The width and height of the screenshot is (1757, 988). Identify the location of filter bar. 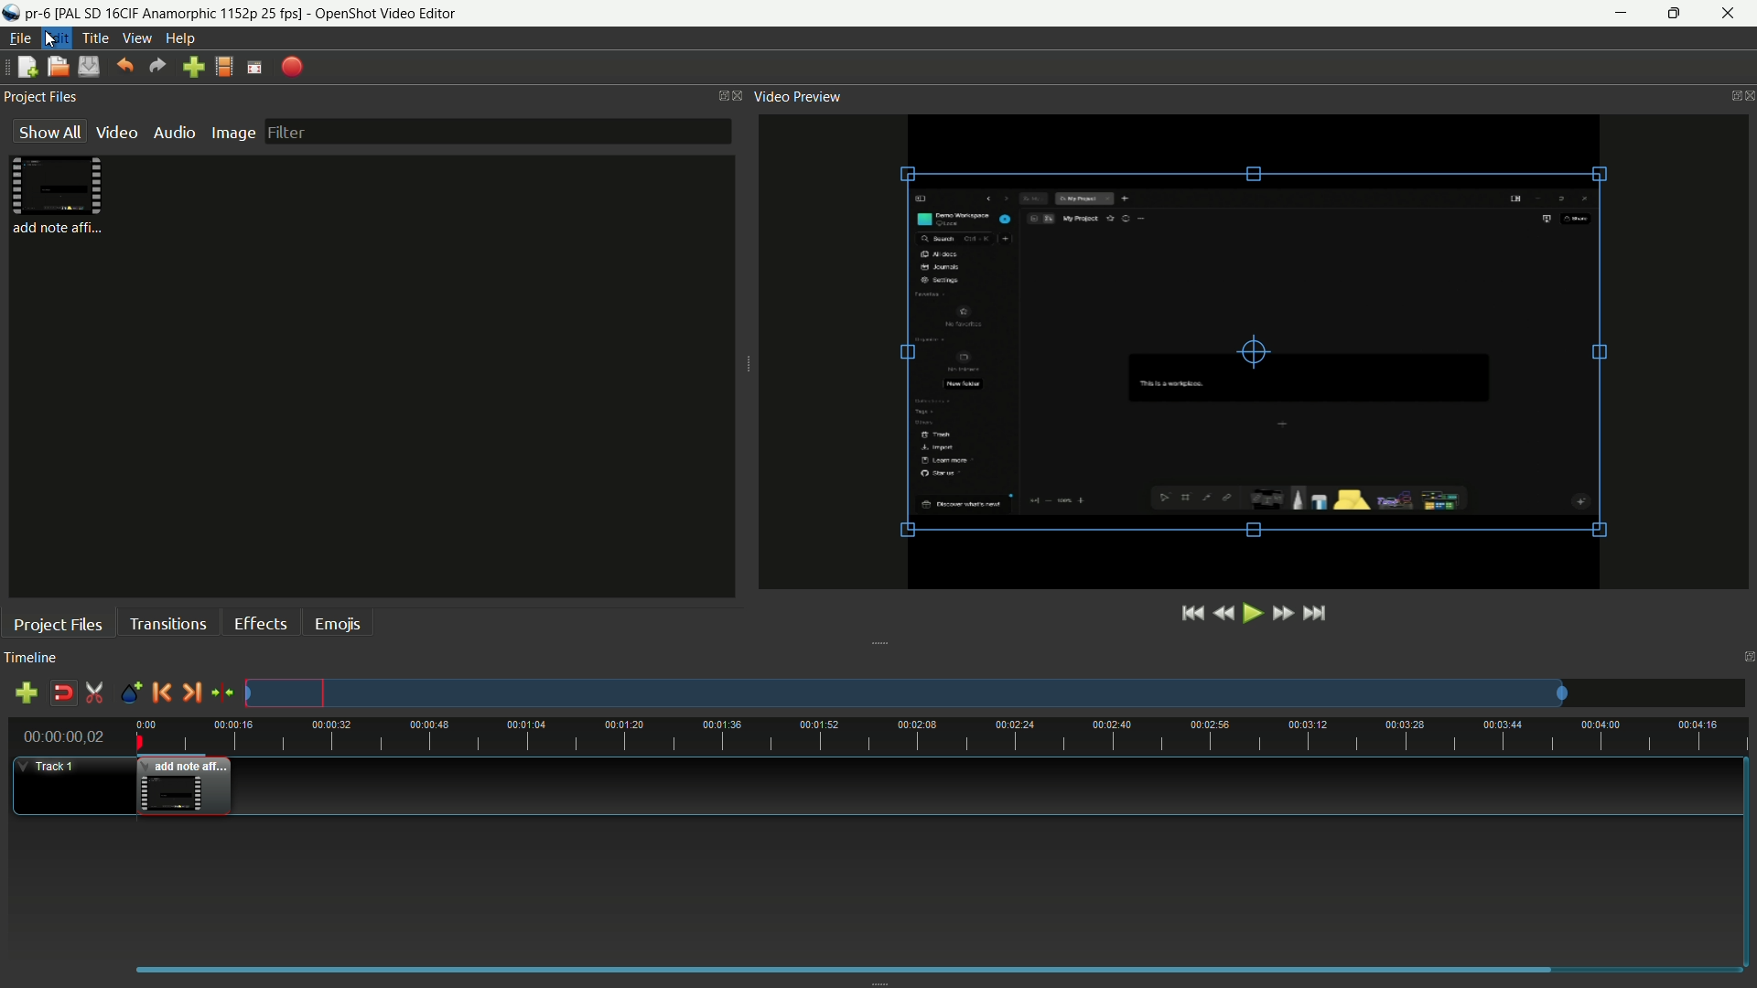
(497, 132).